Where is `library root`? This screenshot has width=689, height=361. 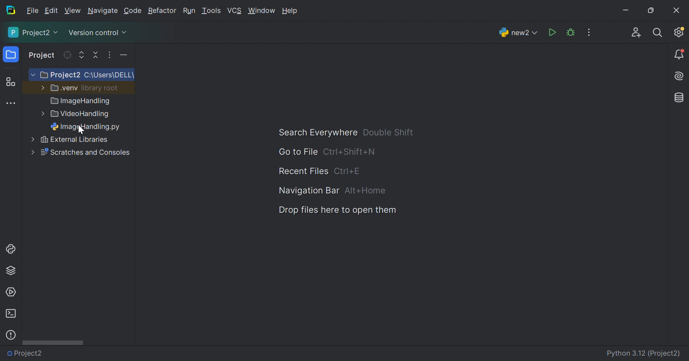
library root is located at coordinates (100, 88).